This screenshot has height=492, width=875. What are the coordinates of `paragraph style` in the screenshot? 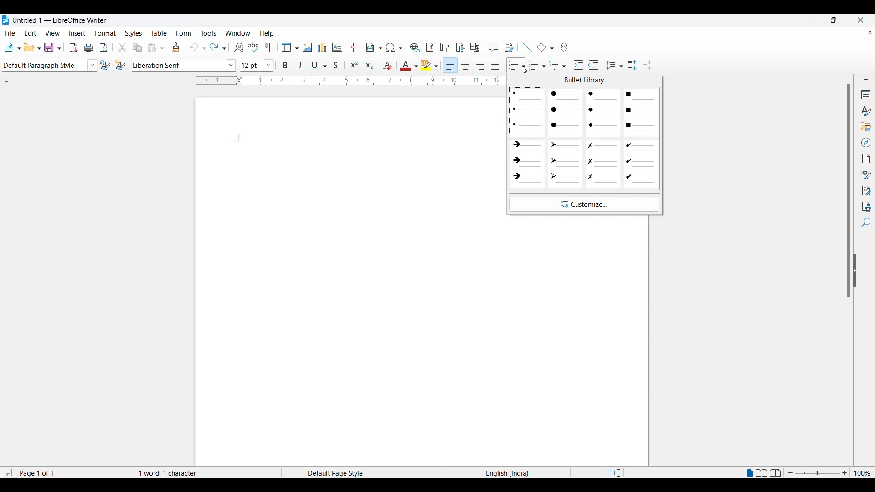 It's located at (48, 66).